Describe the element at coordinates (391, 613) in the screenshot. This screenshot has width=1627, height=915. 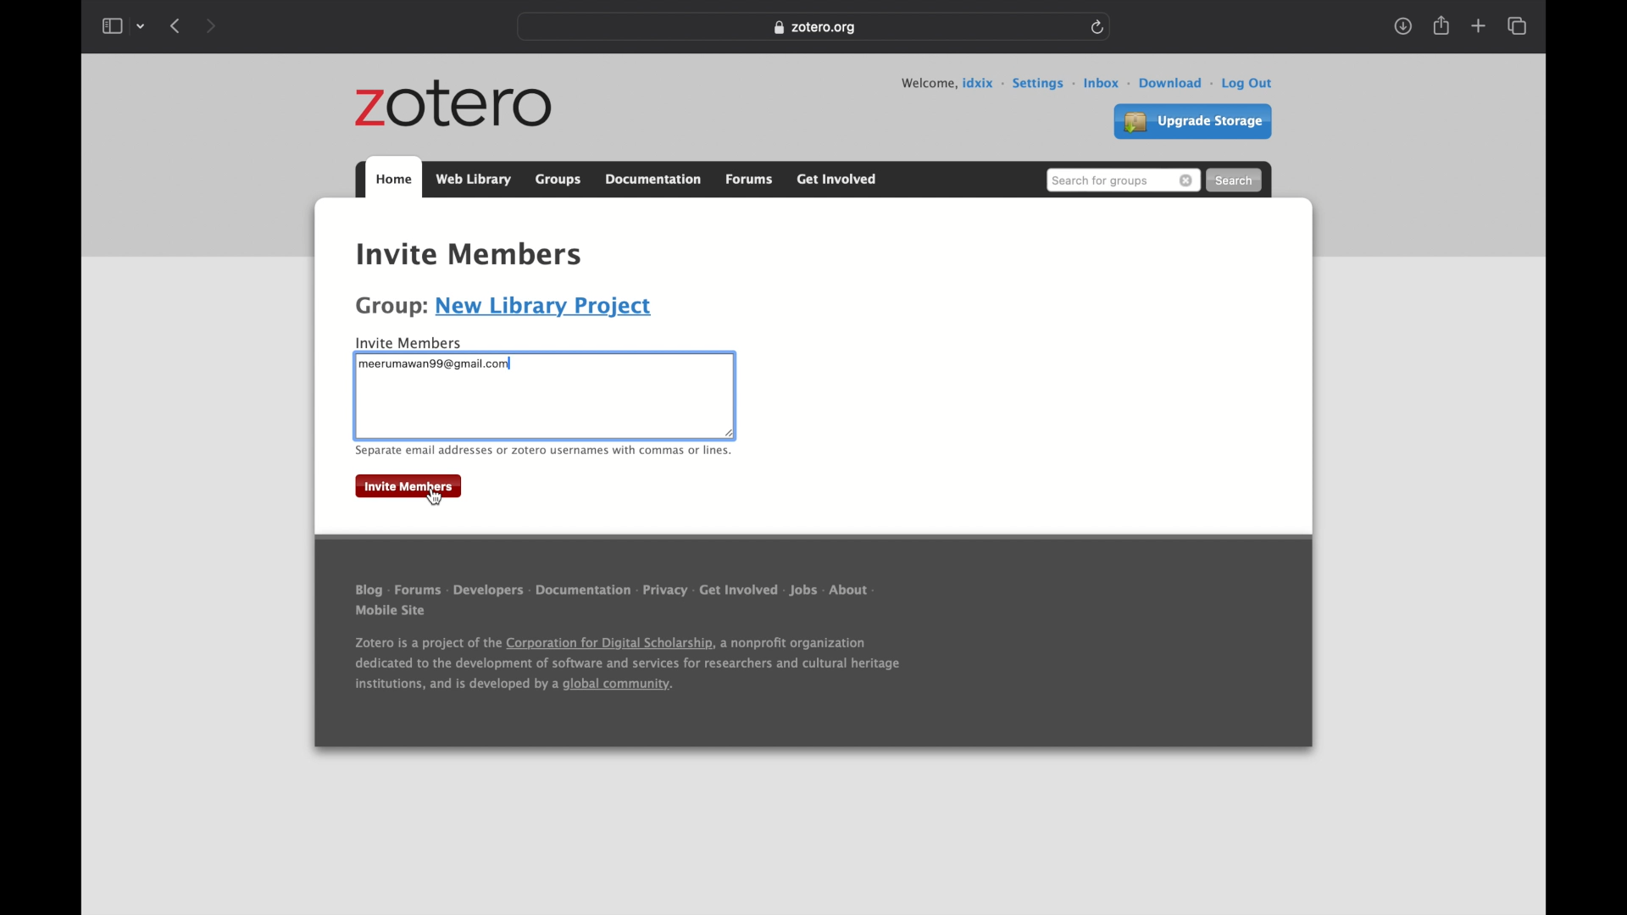
I see `mobile site` at that location.